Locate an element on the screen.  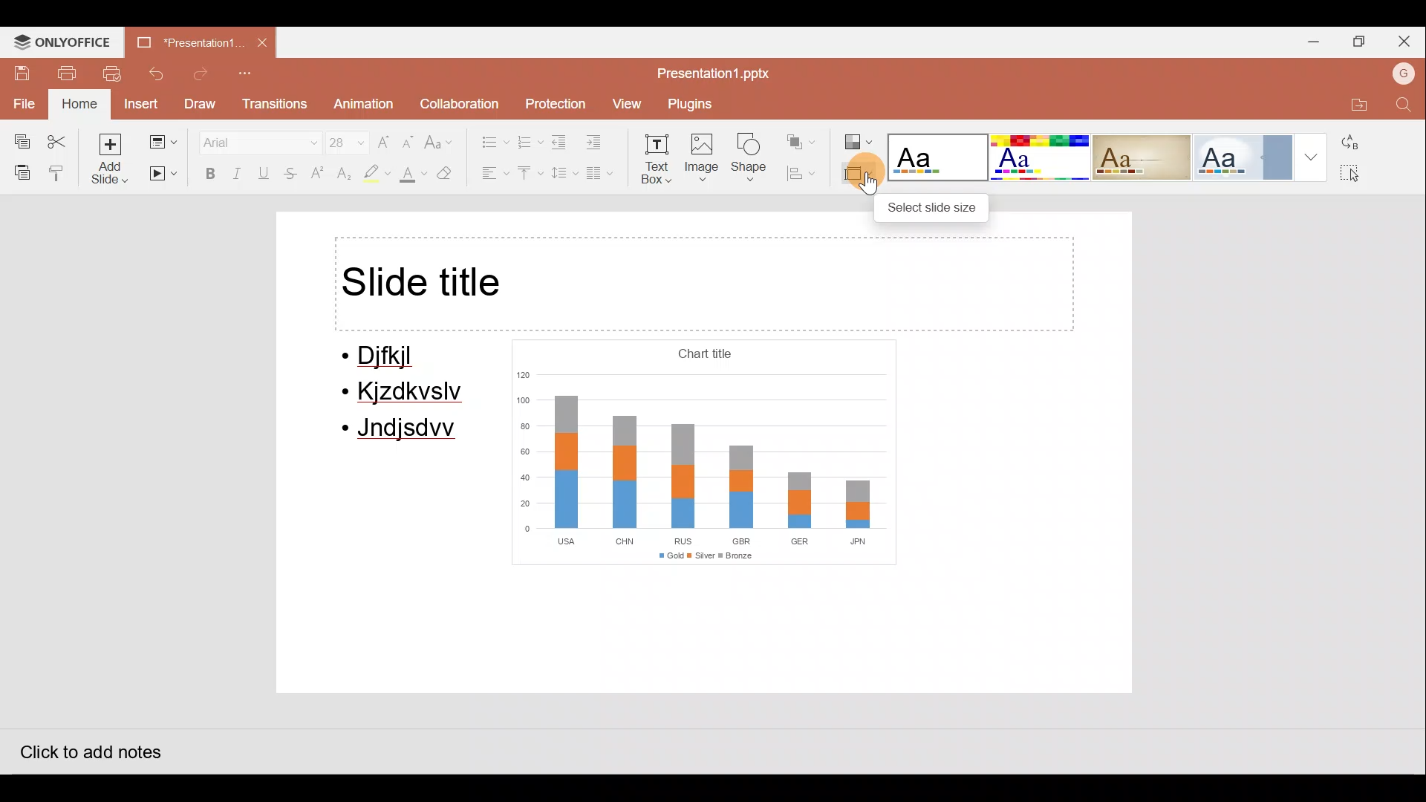
Theme 2 is located at coordinates (1043, 157).